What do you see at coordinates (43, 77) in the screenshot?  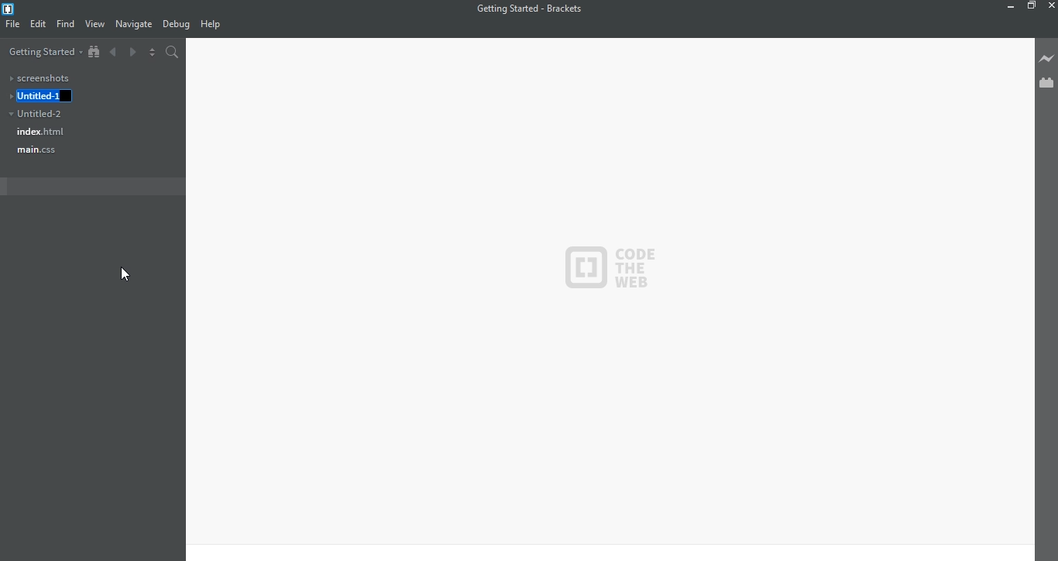 I see `screenshots` at bounding box center [43, 77].